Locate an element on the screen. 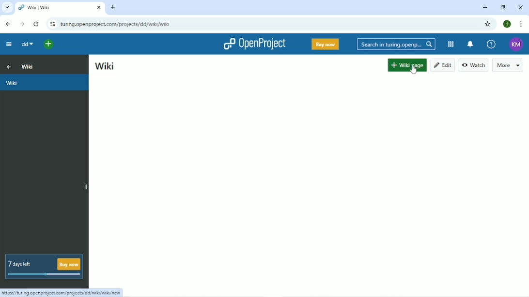 The width and height of the screenshot is (529, 297). Wiki is located at coordinates (106, 67).